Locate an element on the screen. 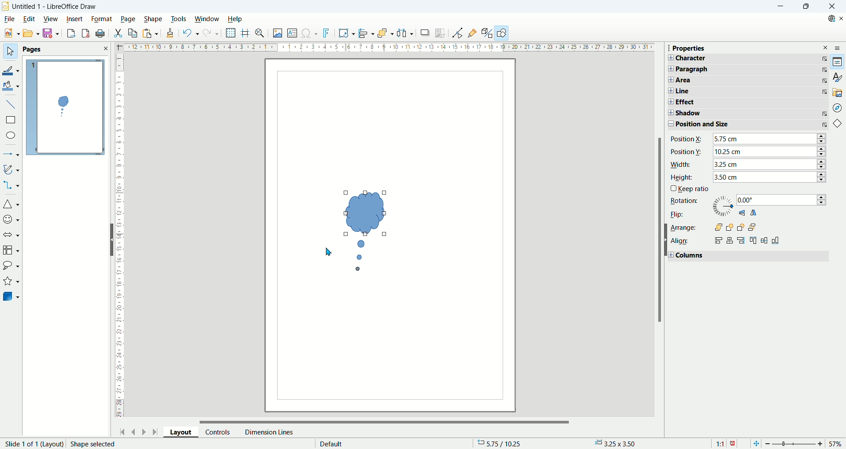  helpline is located at coordinates (245, 33).